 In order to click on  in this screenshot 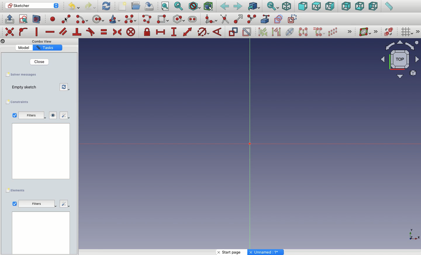, I will do `click(37, 204)`.